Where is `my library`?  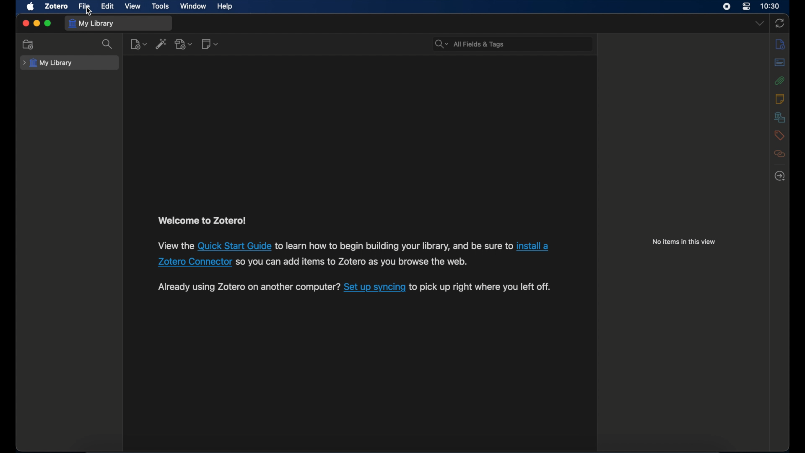
my library is located at coordinates (91, 23).